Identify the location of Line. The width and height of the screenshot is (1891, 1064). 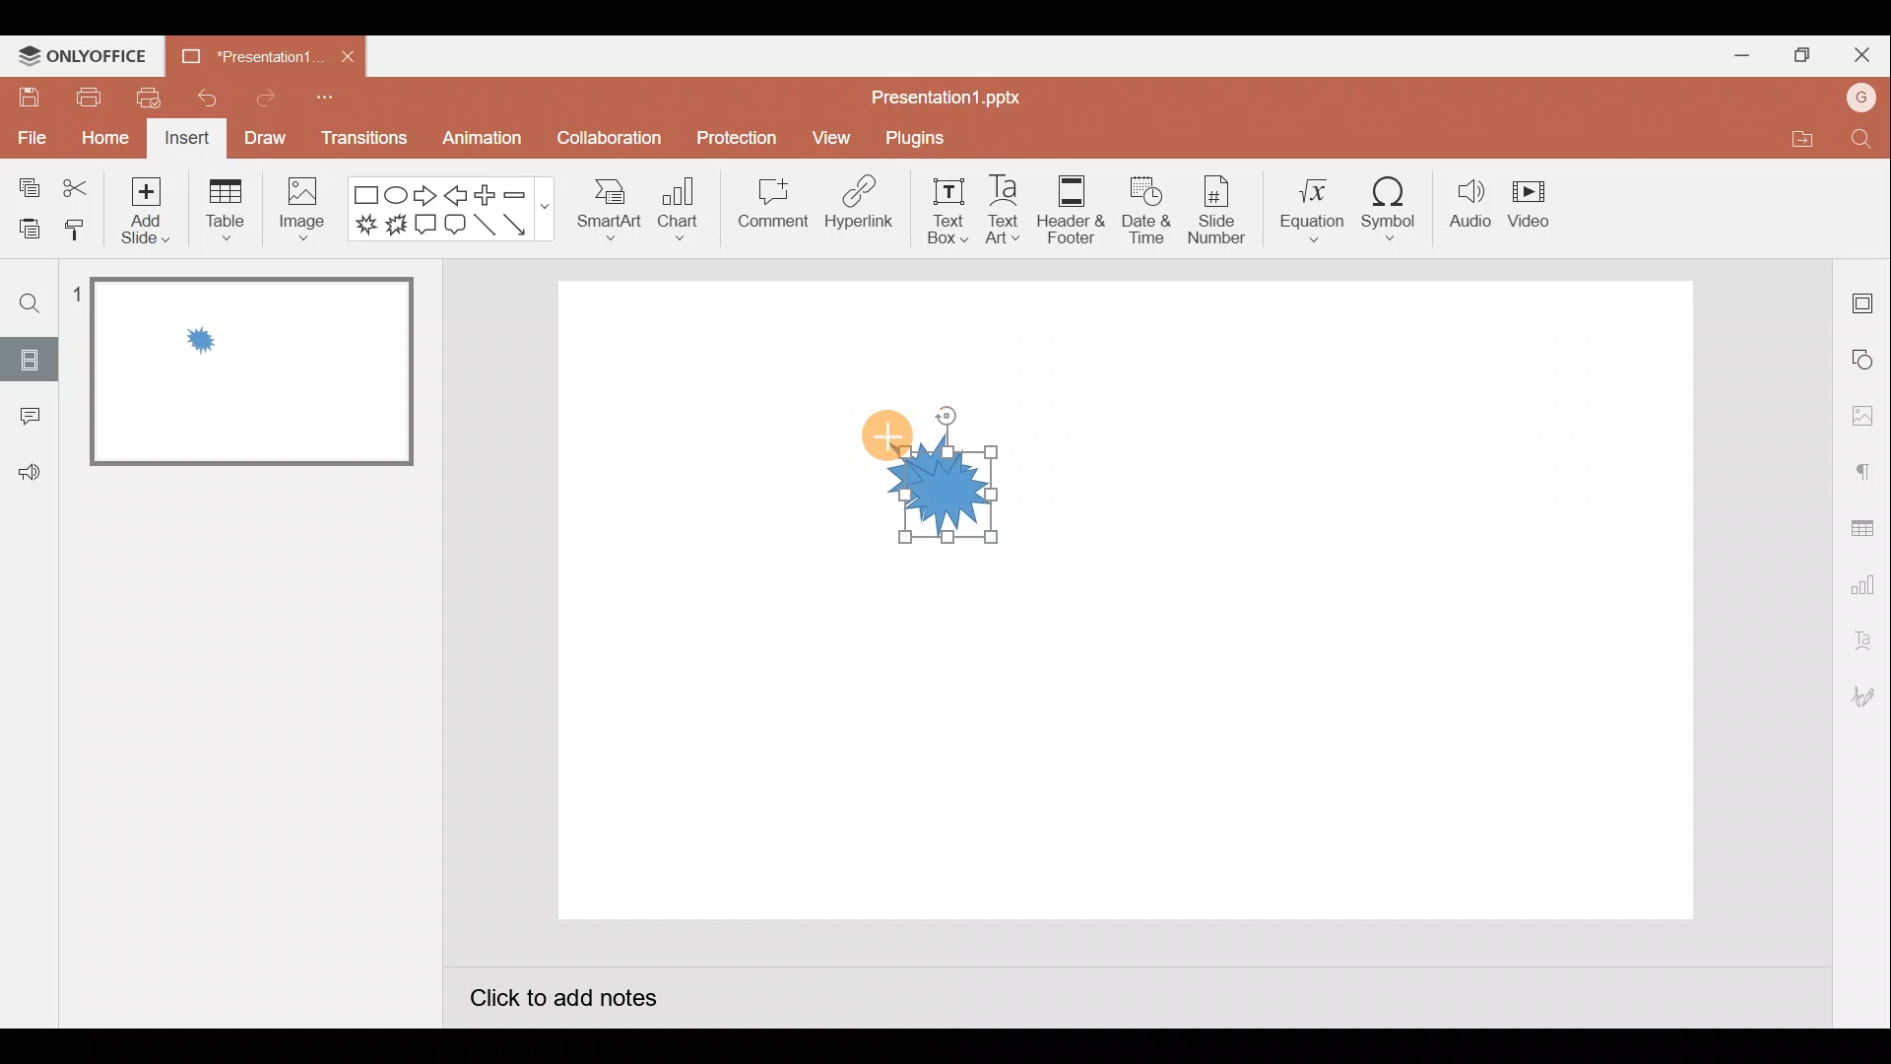
(484, 228).